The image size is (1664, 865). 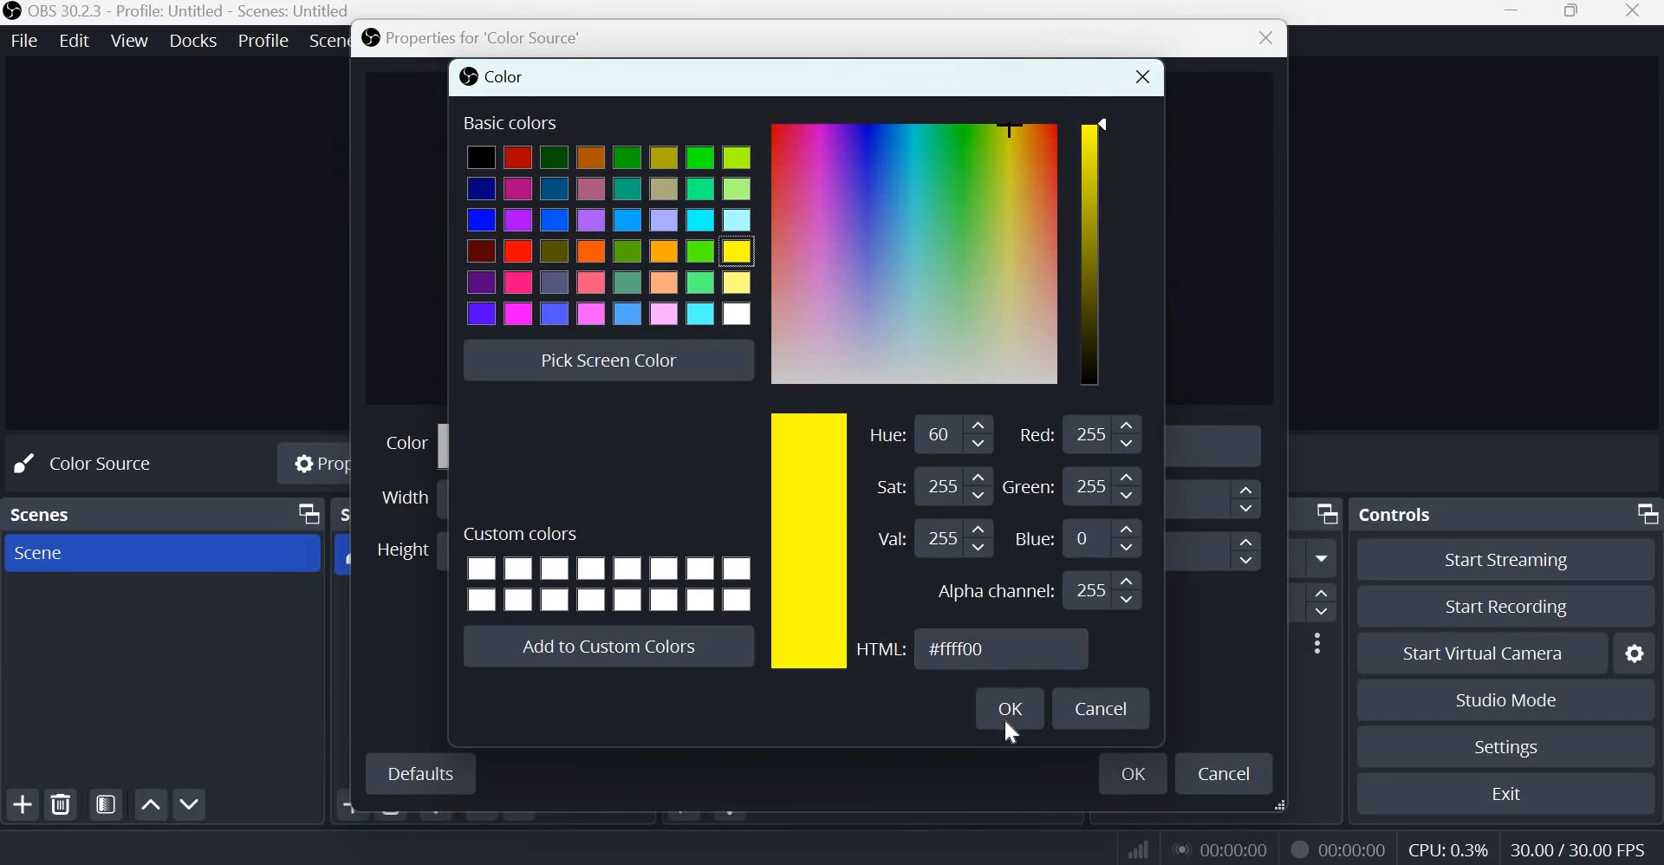 What do you see at coordinates (1087, 250) in the screenshot?
I see `color scale` at bounding box center [1087, 250].